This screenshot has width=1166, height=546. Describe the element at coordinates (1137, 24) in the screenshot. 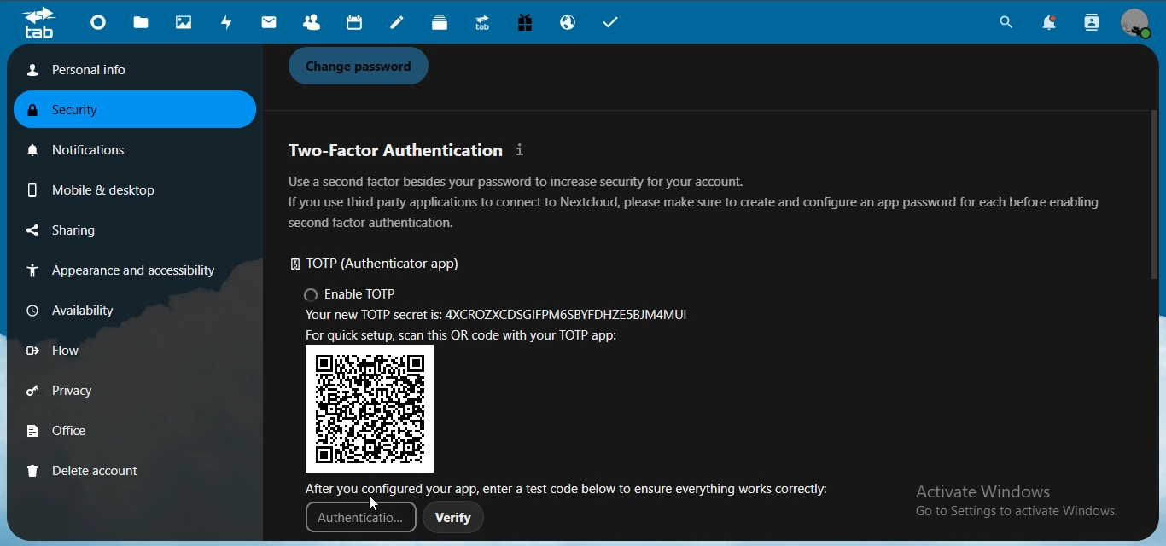

I see `manage profile` at that location.